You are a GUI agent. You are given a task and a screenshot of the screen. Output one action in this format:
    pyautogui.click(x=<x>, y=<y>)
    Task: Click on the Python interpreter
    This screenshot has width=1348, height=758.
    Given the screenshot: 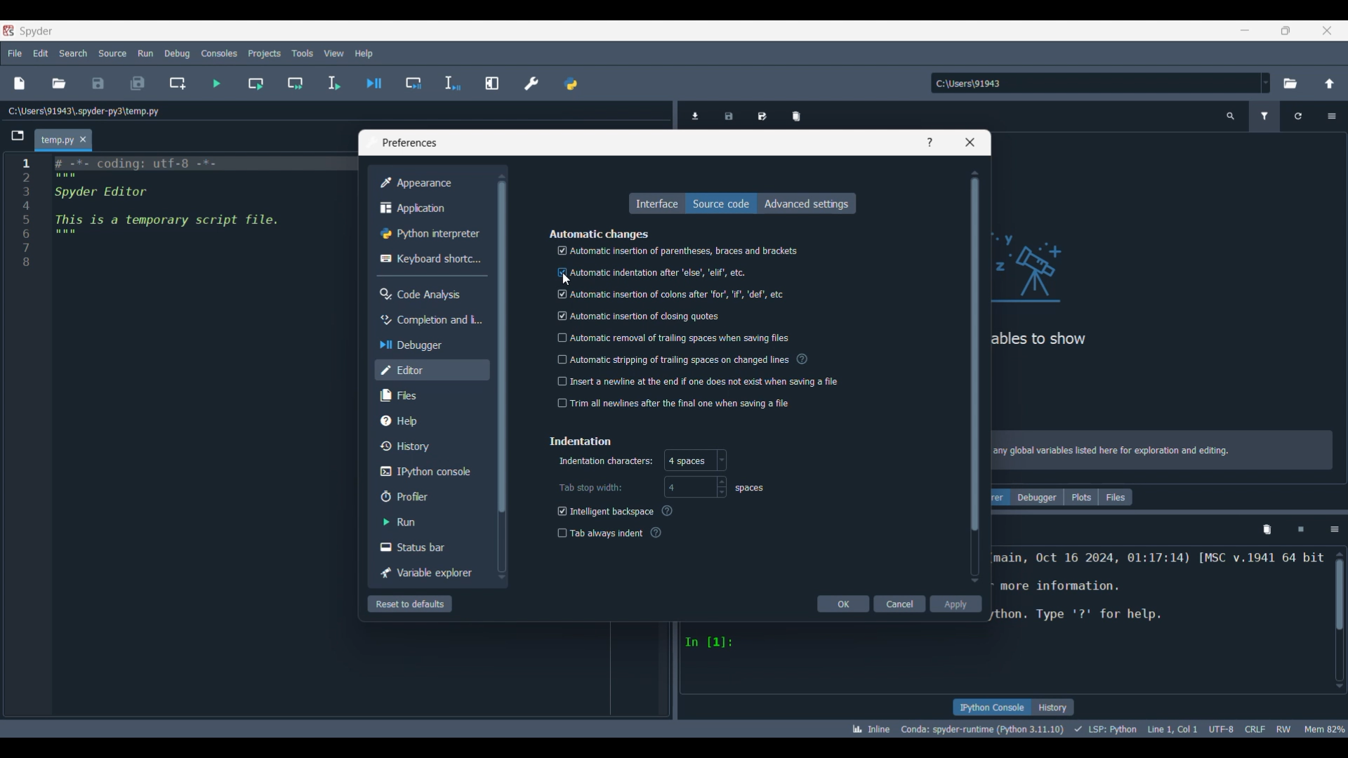 What is the action you would take?
    pyautogui.click(x=432, y=234)
    